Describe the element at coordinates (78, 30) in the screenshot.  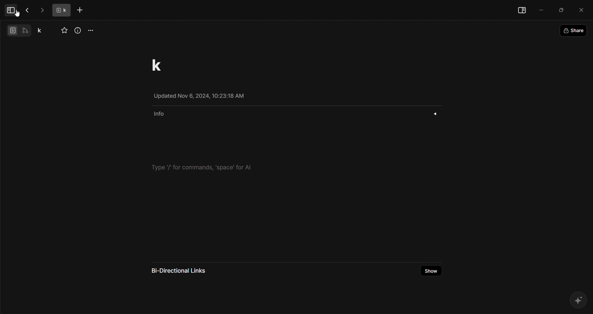
I see `view info` at that location.